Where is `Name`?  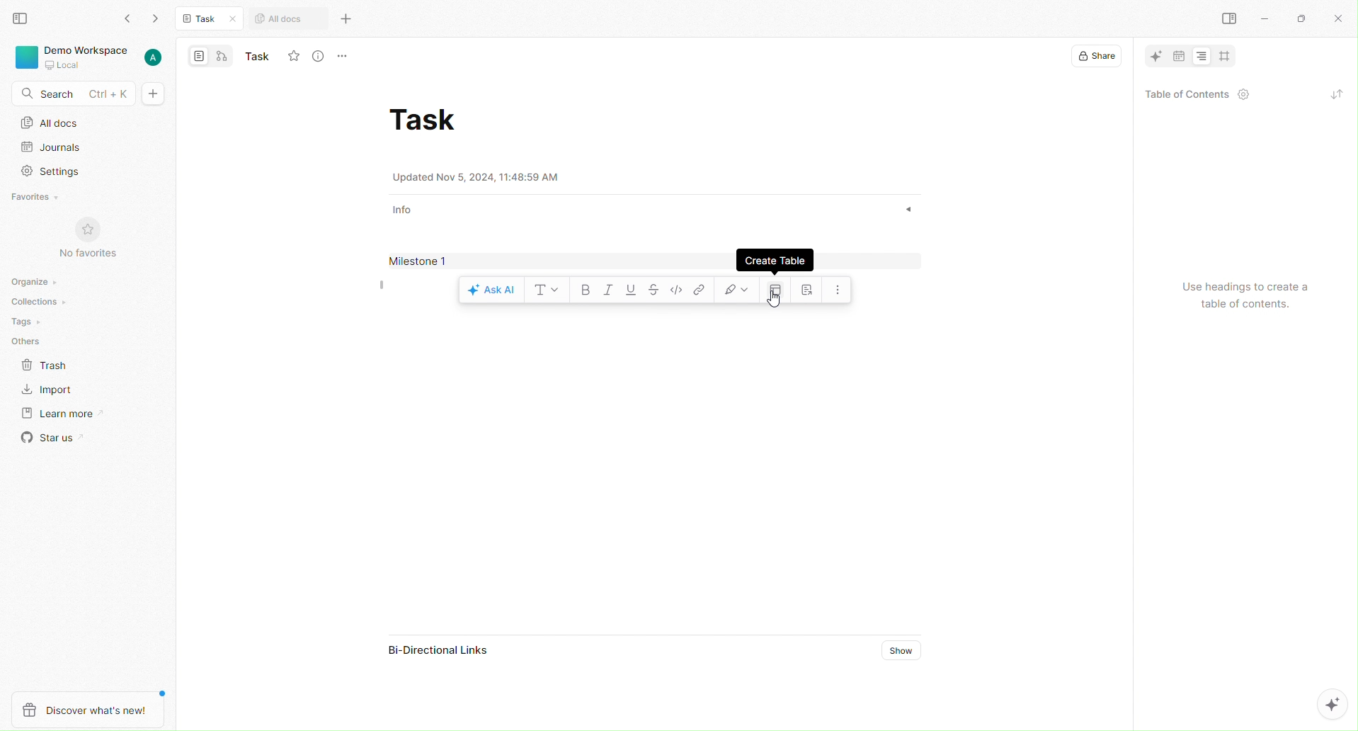
Name is located at coordinates (258, 57).